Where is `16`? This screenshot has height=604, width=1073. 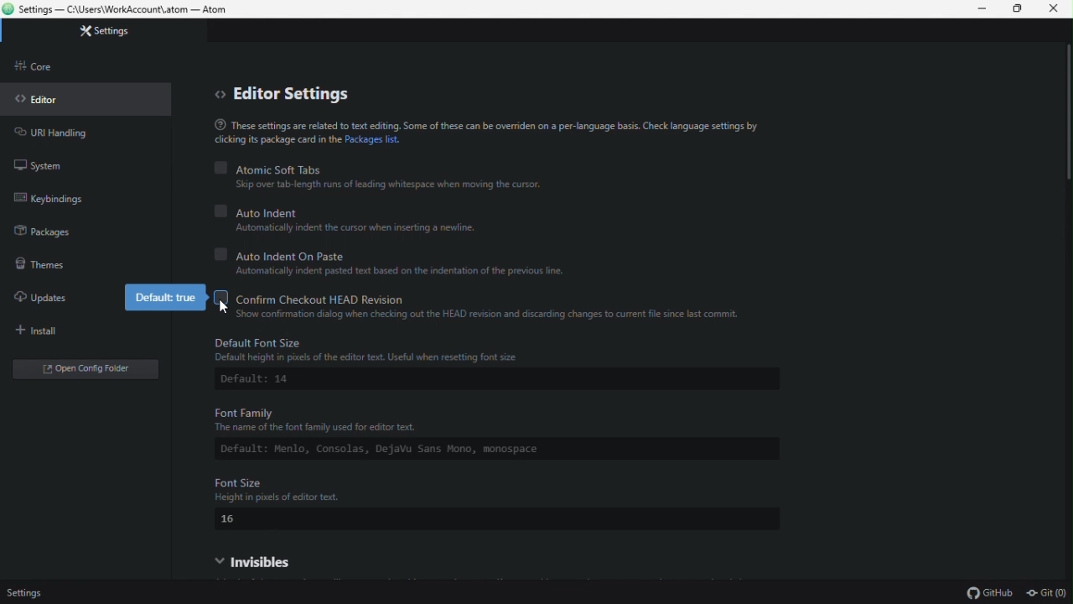
16 is located at coordinates (236, 518).